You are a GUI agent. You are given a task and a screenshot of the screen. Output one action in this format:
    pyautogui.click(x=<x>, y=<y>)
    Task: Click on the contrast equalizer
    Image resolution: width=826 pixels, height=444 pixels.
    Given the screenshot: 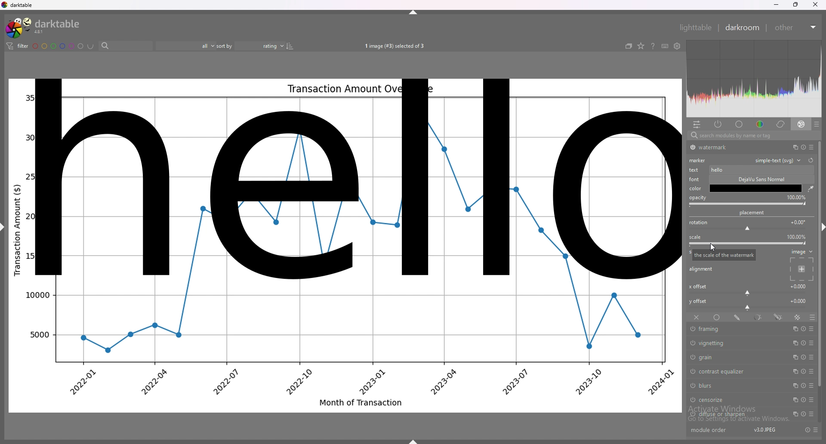 What is the action you would take?
    pyautogui.click(x=734, y=371)
    